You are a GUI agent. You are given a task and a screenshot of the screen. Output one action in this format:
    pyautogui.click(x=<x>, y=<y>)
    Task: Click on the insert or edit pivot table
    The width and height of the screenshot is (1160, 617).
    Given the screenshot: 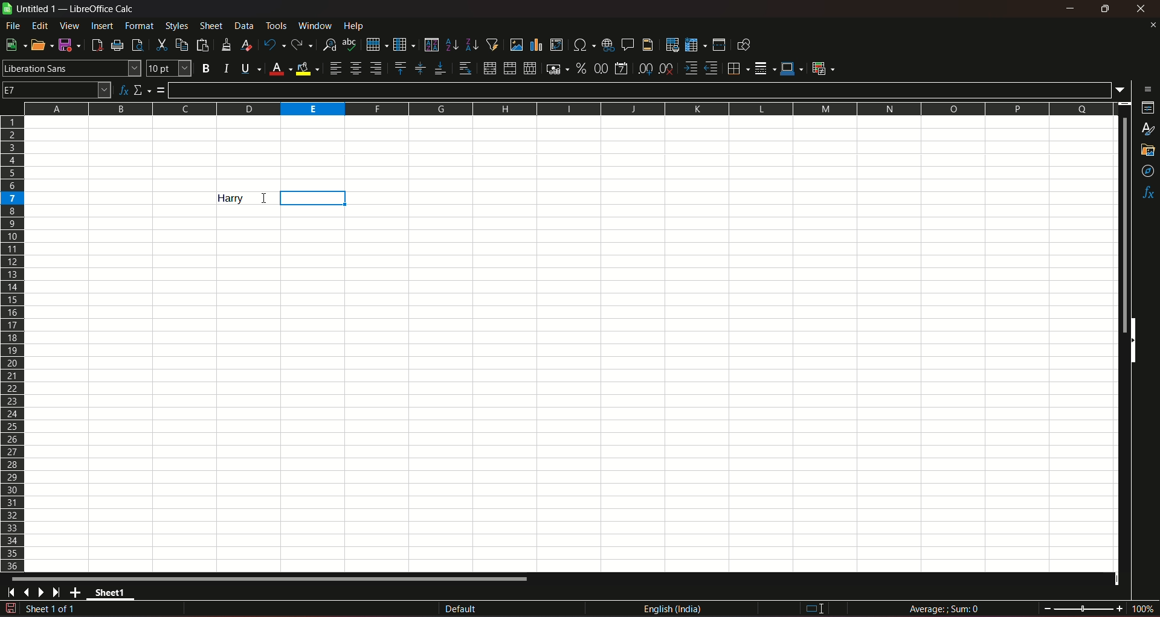 What is the action you would take?
    pyautogui.click(x=557, y=44)
    